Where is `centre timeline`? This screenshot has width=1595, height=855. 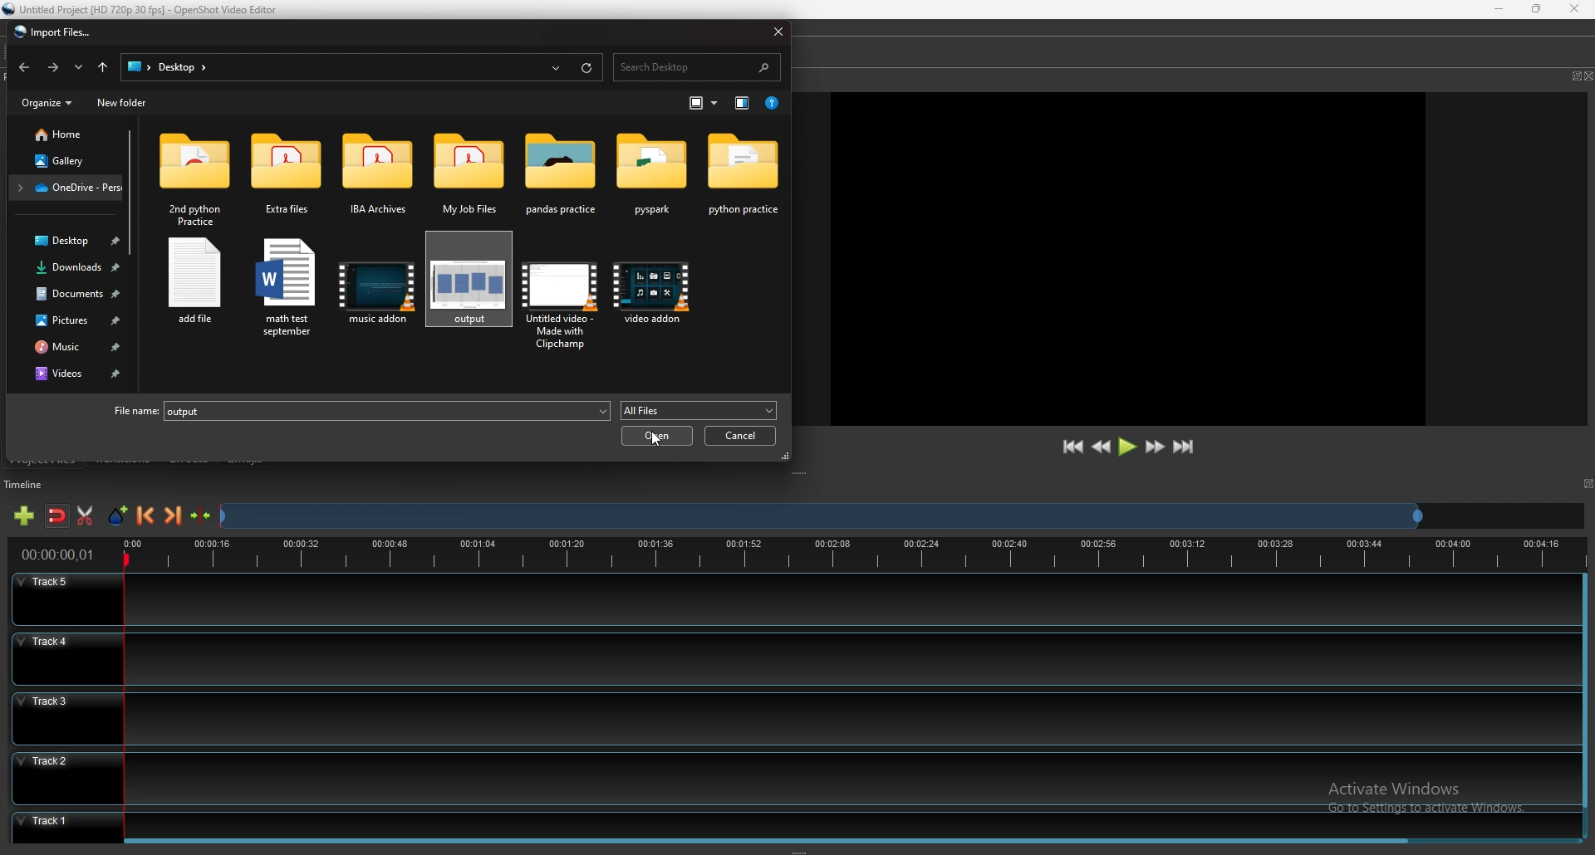
centre timeline is located at coordinates (202, 515).